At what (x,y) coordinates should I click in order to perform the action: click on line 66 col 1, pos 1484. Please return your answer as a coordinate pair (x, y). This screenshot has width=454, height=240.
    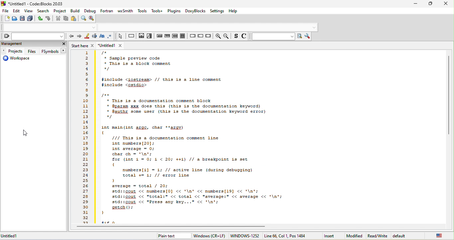
    Looking at the image, I should click on (286, 236).